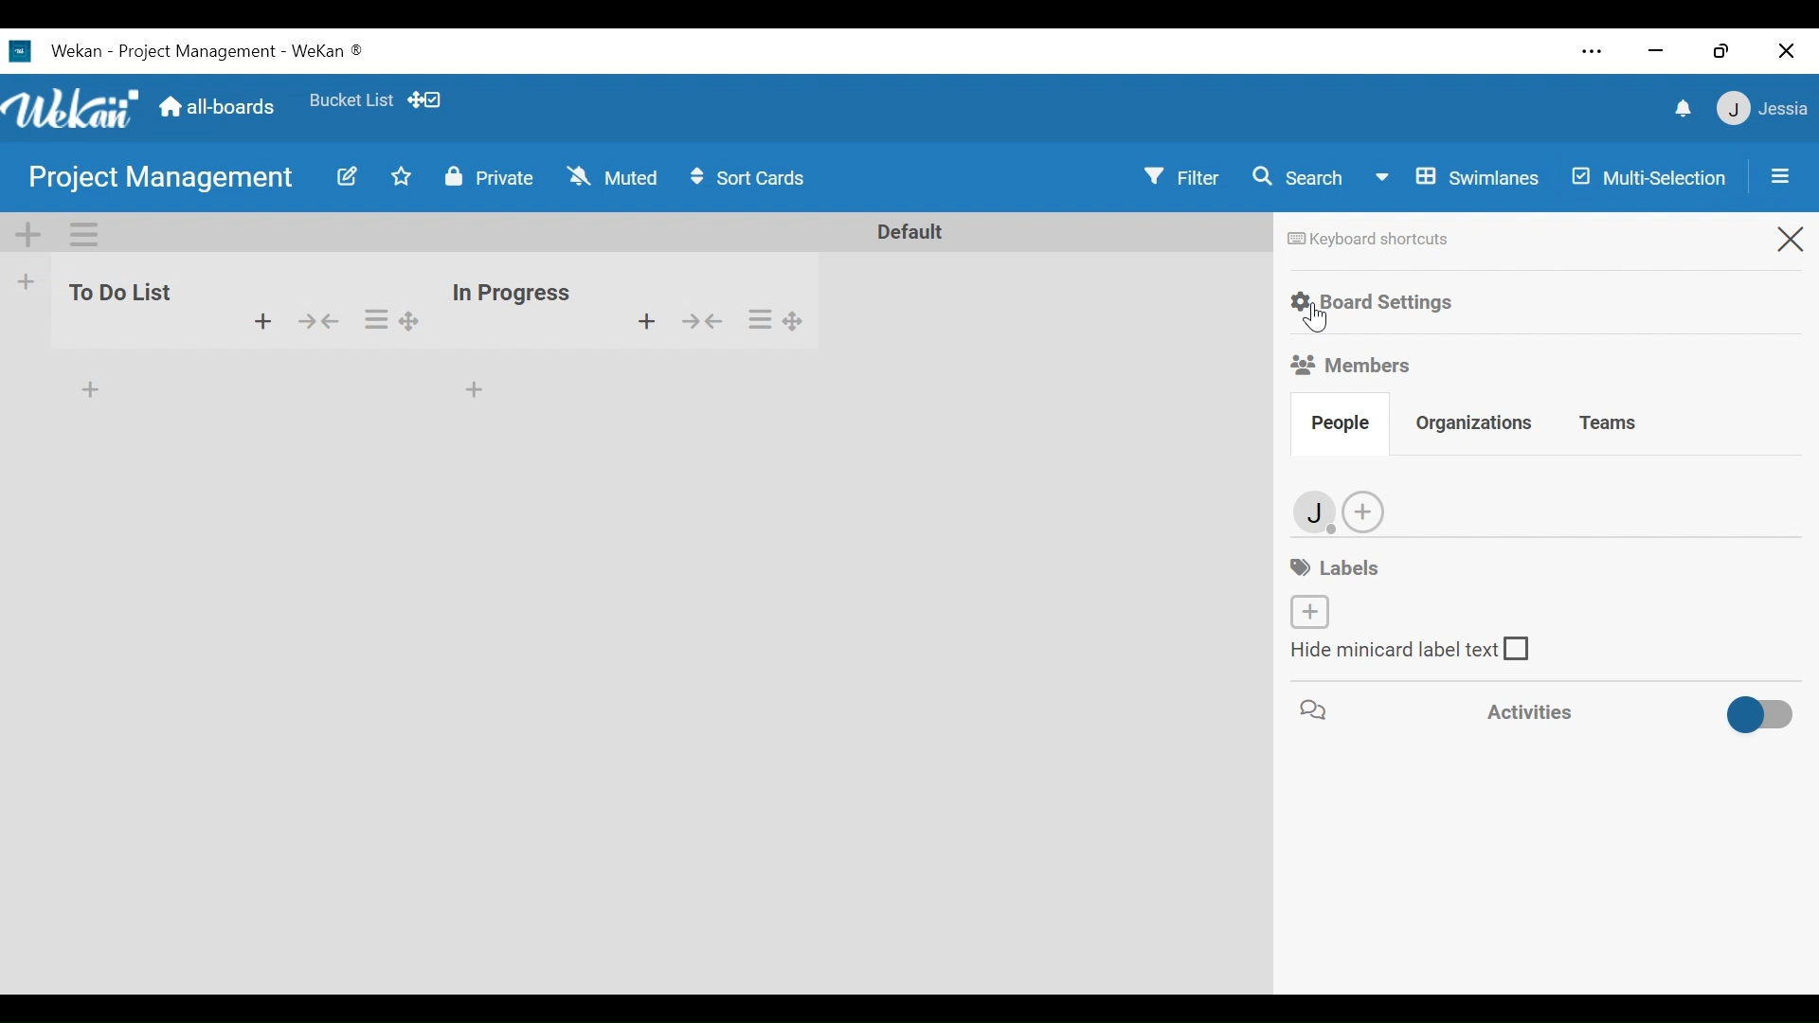 The height and width of the screenshot is (1023, 1819). Describe the element at coordinates (402, 177) in the screenshot. I see `Toggle Favorites` at that location.